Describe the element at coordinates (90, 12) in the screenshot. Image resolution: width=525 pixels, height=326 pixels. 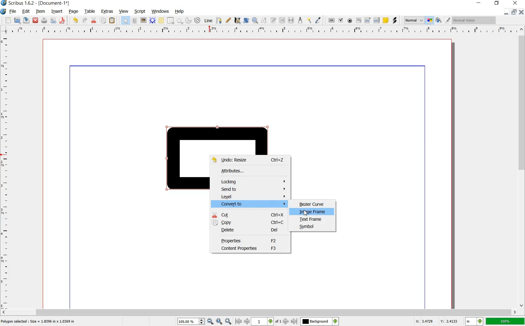
I see `table` at that location.